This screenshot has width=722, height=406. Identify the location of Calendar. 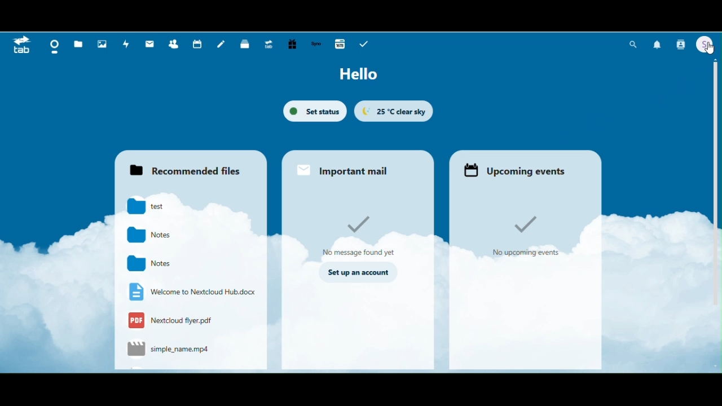
(197, 44).